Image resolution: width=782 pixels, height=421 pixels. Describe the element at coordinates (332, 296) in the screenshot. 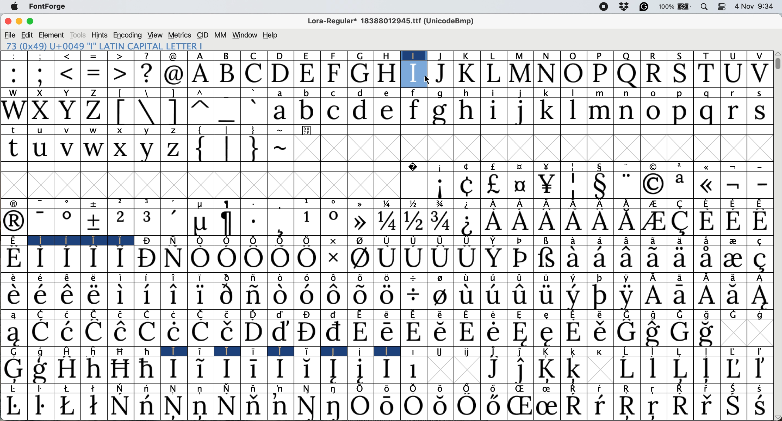

I see `Symbol` at that location.